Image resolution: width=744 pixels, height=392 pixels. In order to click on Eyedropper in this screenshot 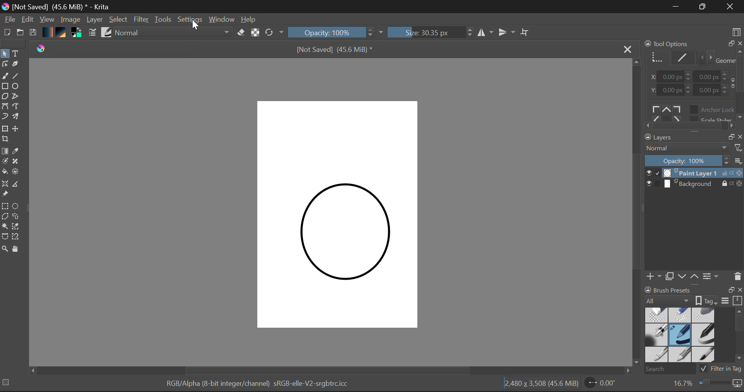, I will do `click(17, 152)`.